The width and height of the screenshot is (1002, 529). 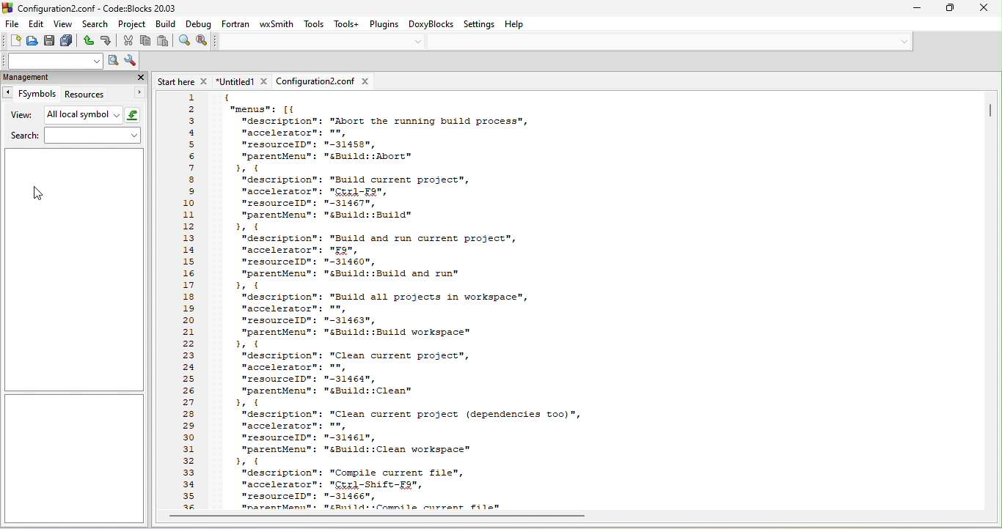 I want to click on down, so click(x=905, y=42).